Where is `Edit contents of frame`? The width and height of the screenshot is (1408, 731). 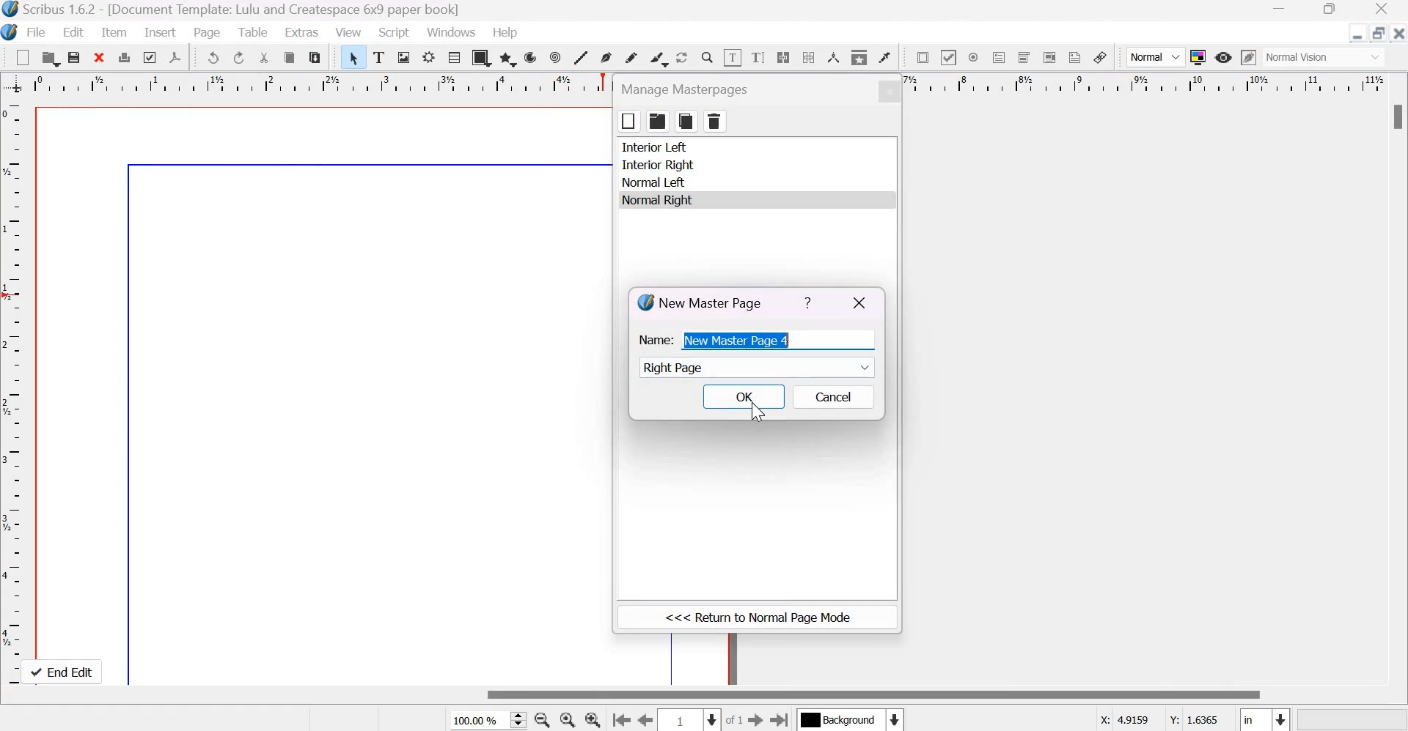 Edit contents of frame is located at coordinates (732, 56).